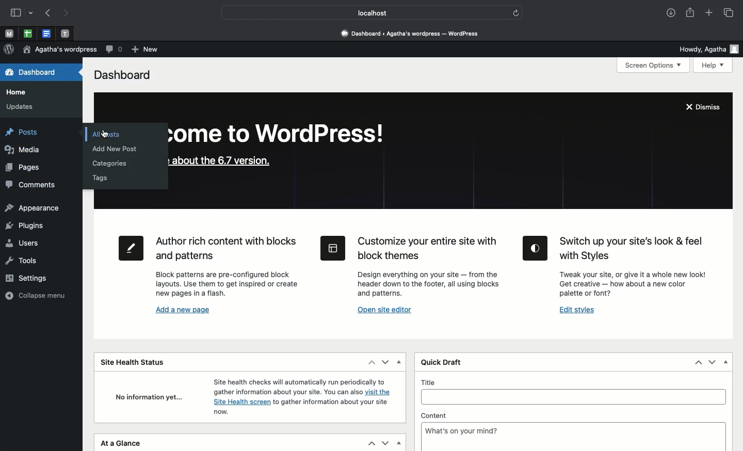 The image size is (743, 451). Describe the element at coordinates (106, 133) in the screenshot. I see `Click all posts` at that location.